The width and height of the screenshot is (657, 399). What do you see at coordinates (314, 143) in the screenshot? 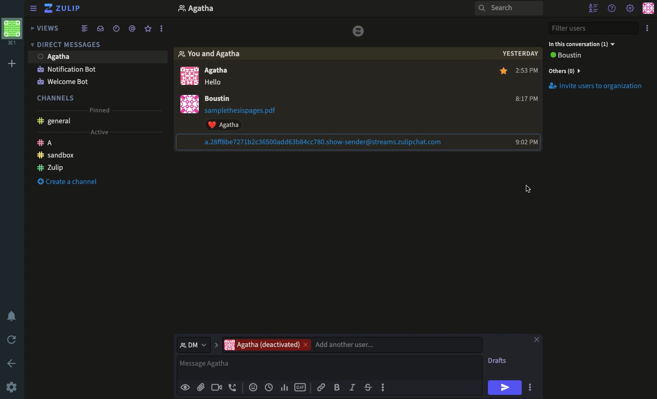
I see `File attachment` at bounding box center [314, 143].